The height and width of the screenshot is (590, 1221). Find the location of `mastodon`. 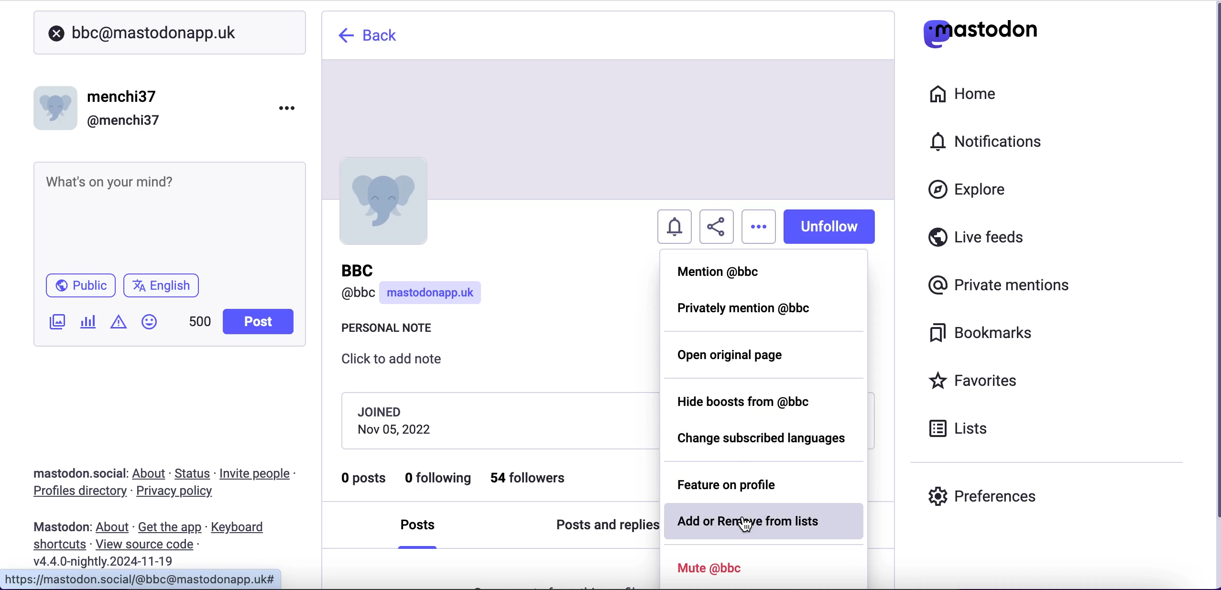

mastodon is located at coordinates (62, 527).